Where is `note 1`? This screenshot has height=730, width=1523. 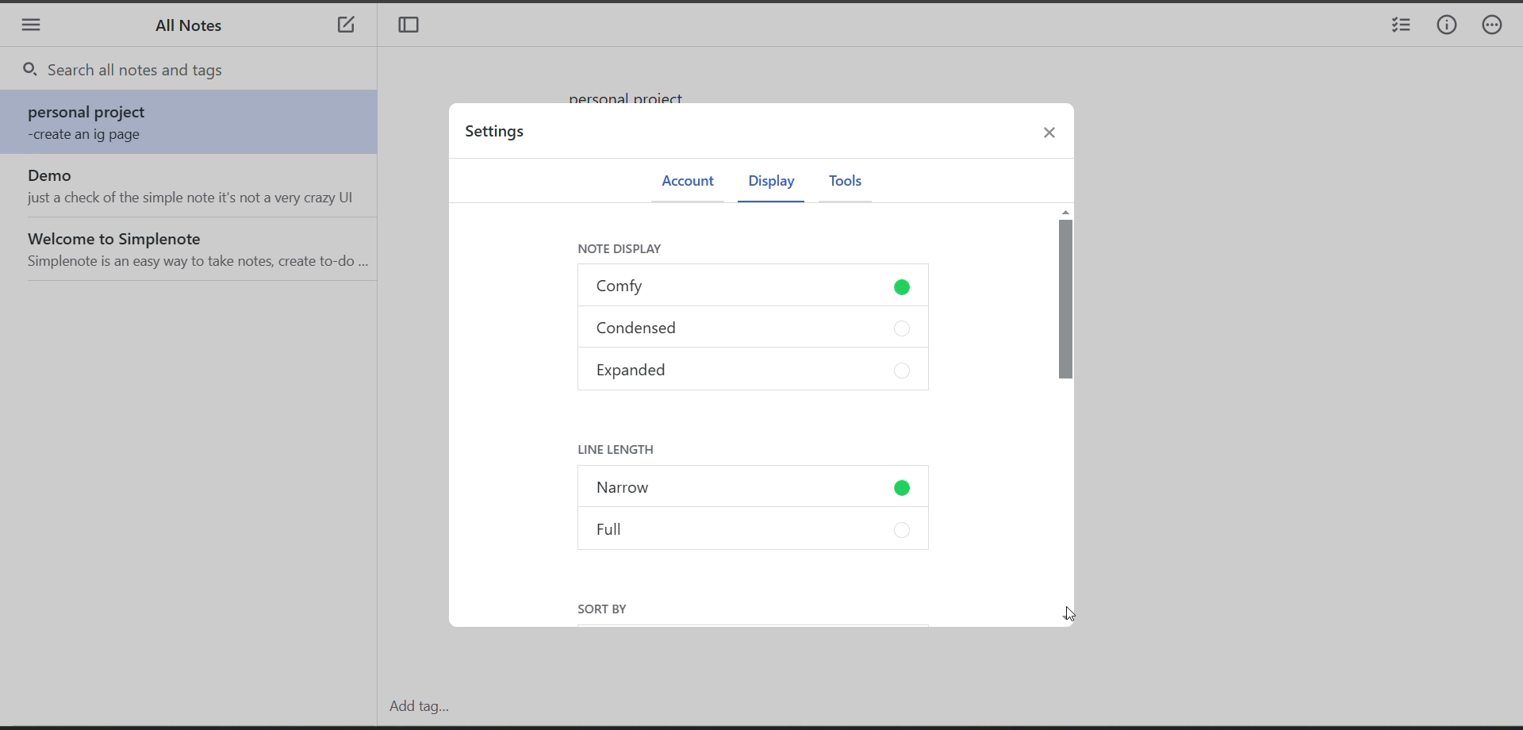 note 1 is located at coordinates (194, 124).